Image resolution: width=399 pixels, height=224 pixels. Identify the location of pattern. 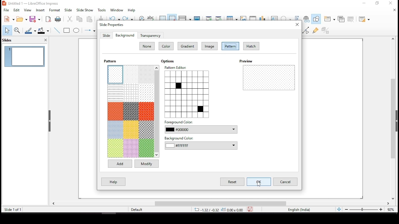
(147, 92).